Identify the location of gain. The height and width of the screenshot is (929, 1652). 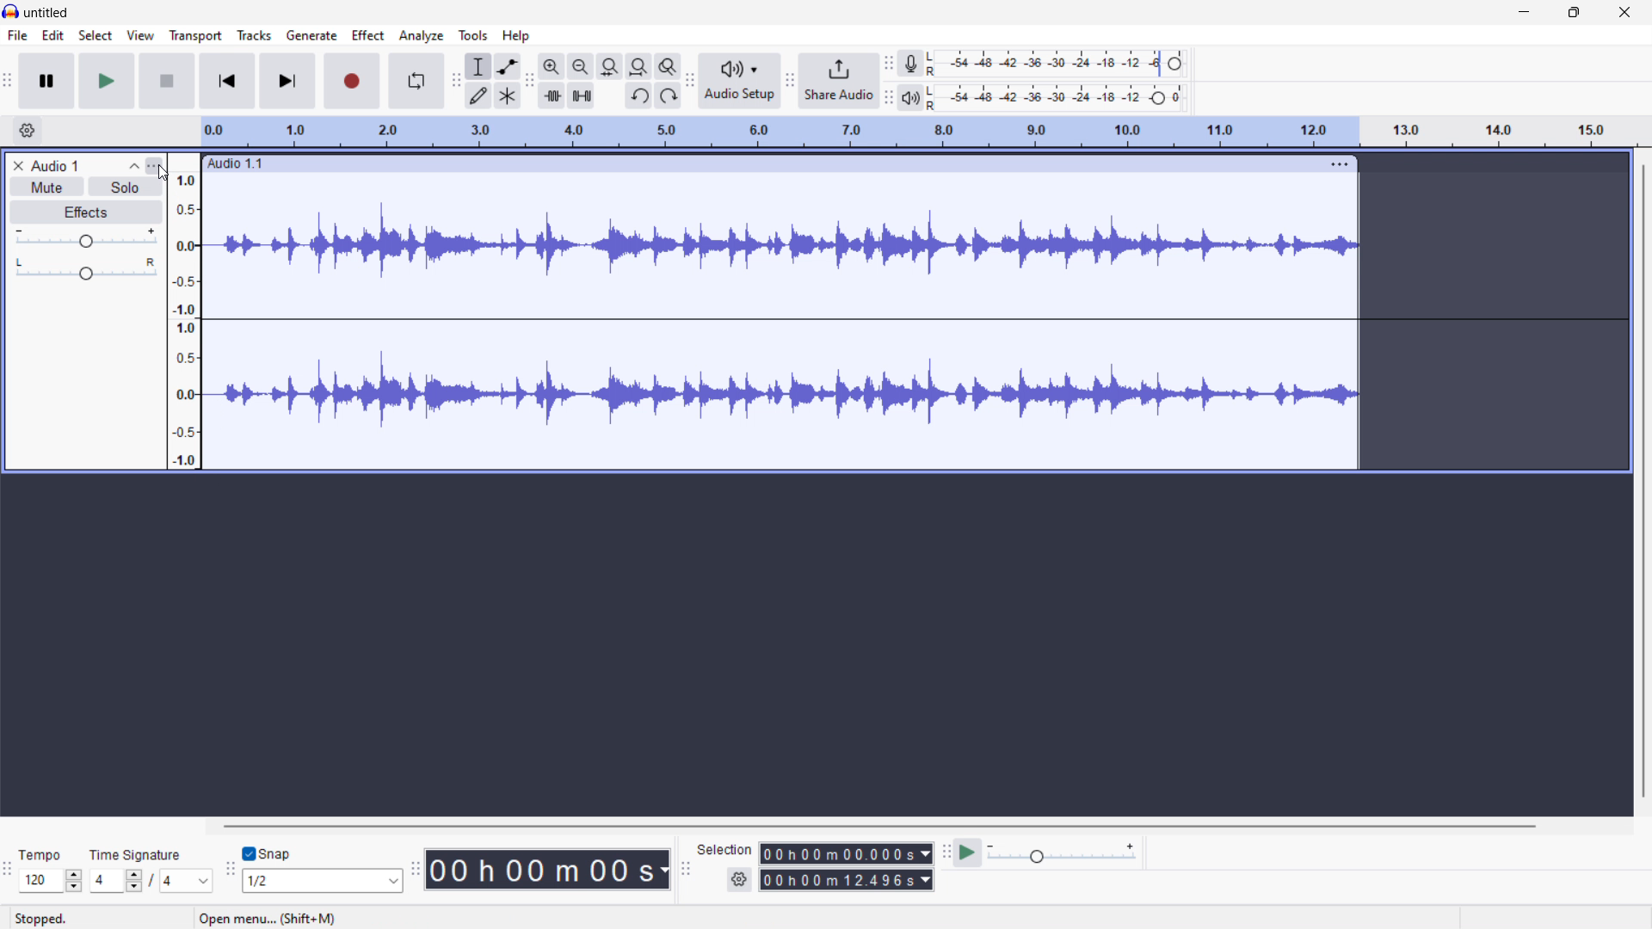
(86, 240).